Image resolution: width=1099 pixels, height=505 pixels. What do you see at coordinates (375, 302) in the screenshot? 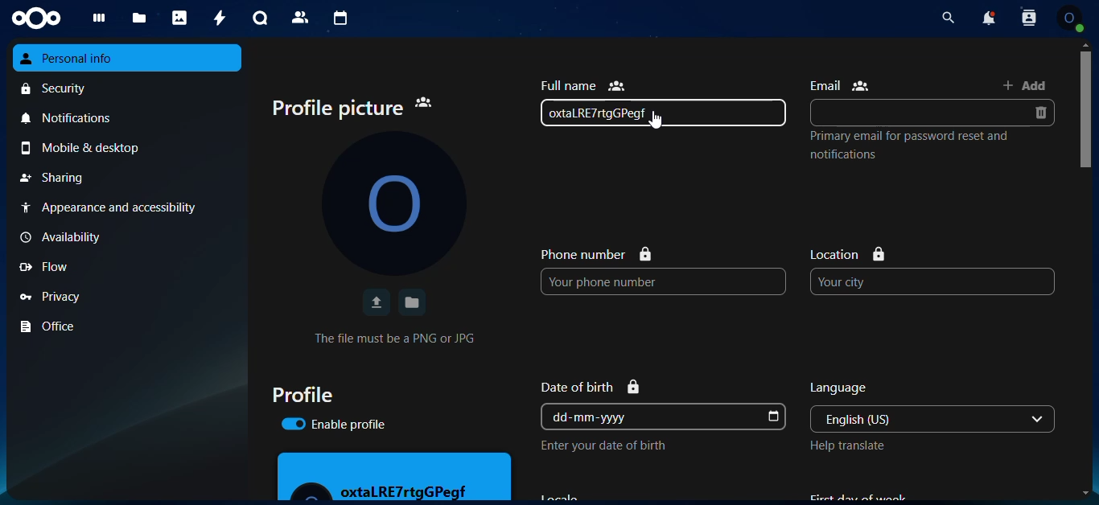
I see `upload` at bounding box center [375, 302].